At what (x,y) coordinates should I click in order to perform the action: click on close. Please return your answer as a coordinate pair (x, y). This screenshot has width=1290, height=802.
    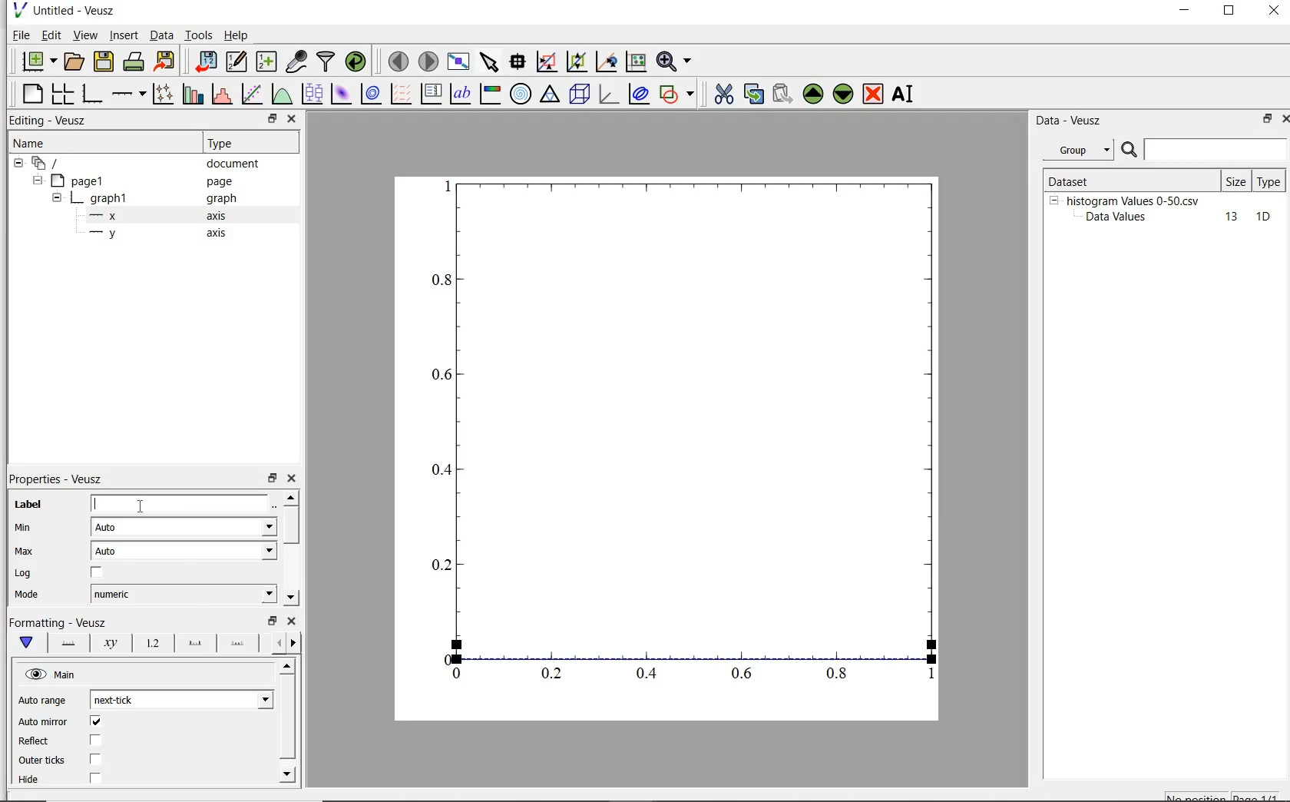
    Looking at the image, I should click on (295, 479).